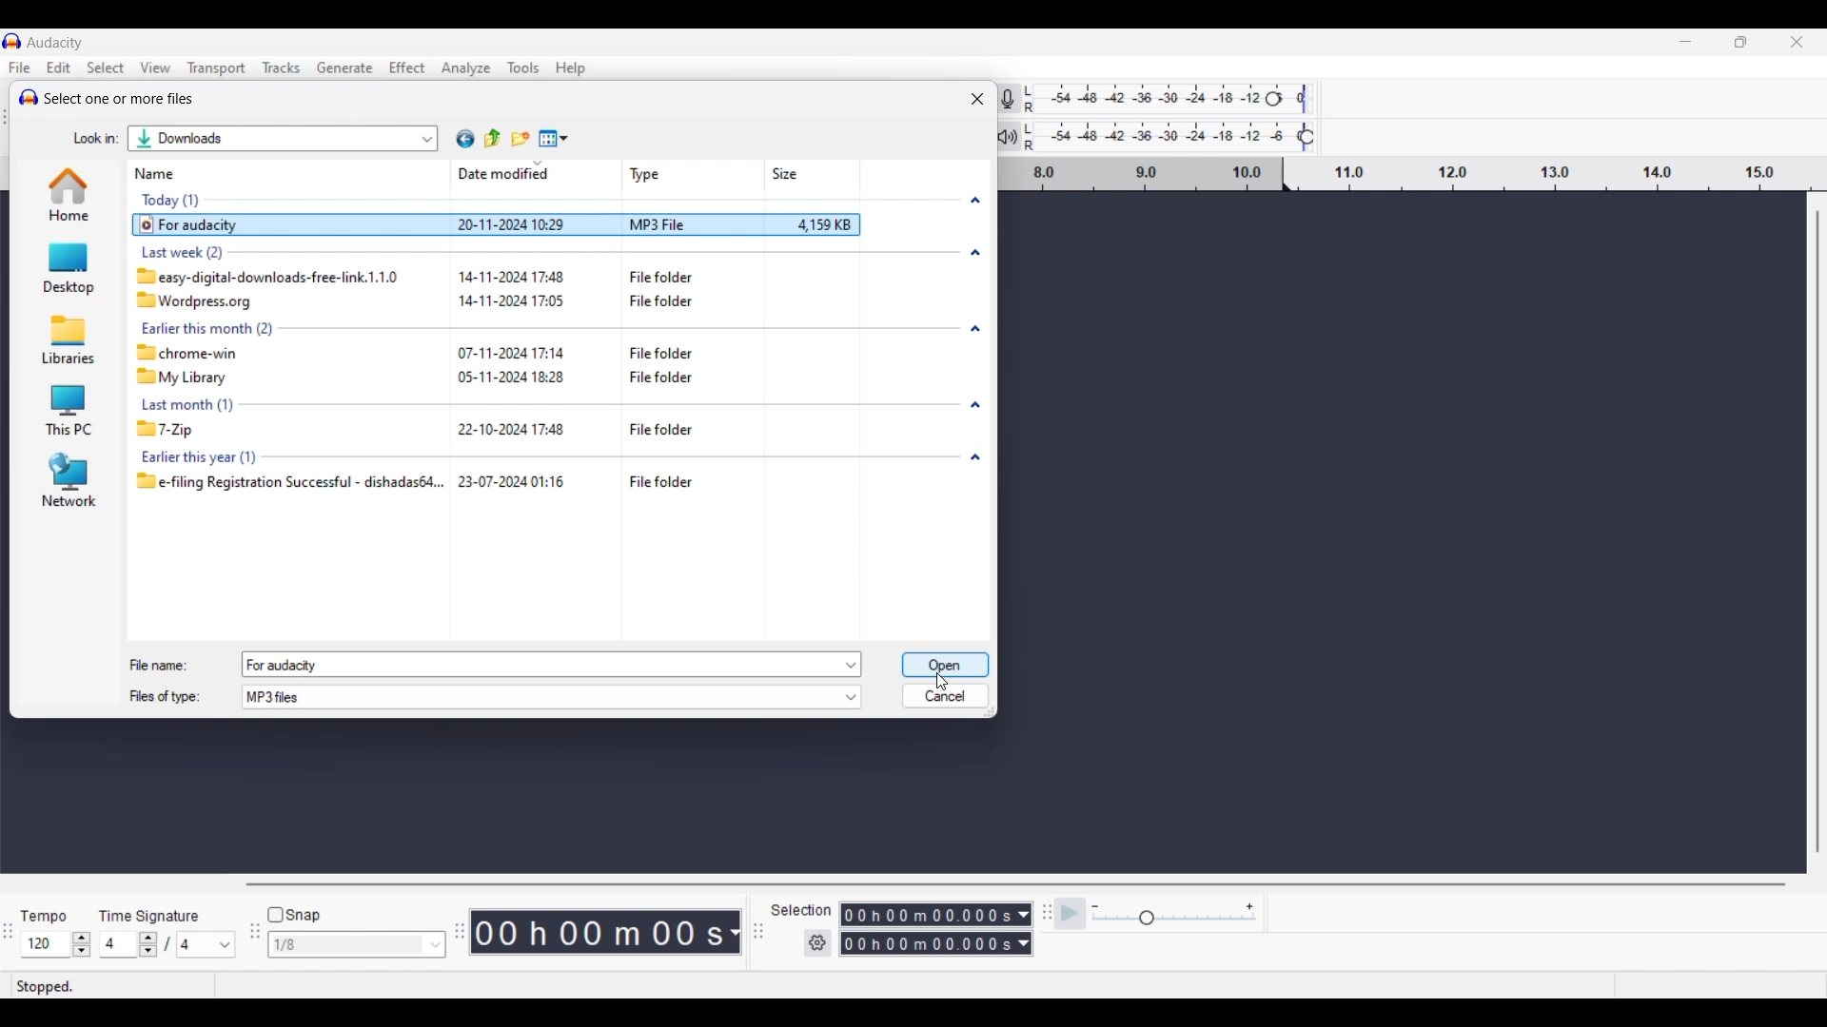  I want to click on Last month(1), so click(437, 406).